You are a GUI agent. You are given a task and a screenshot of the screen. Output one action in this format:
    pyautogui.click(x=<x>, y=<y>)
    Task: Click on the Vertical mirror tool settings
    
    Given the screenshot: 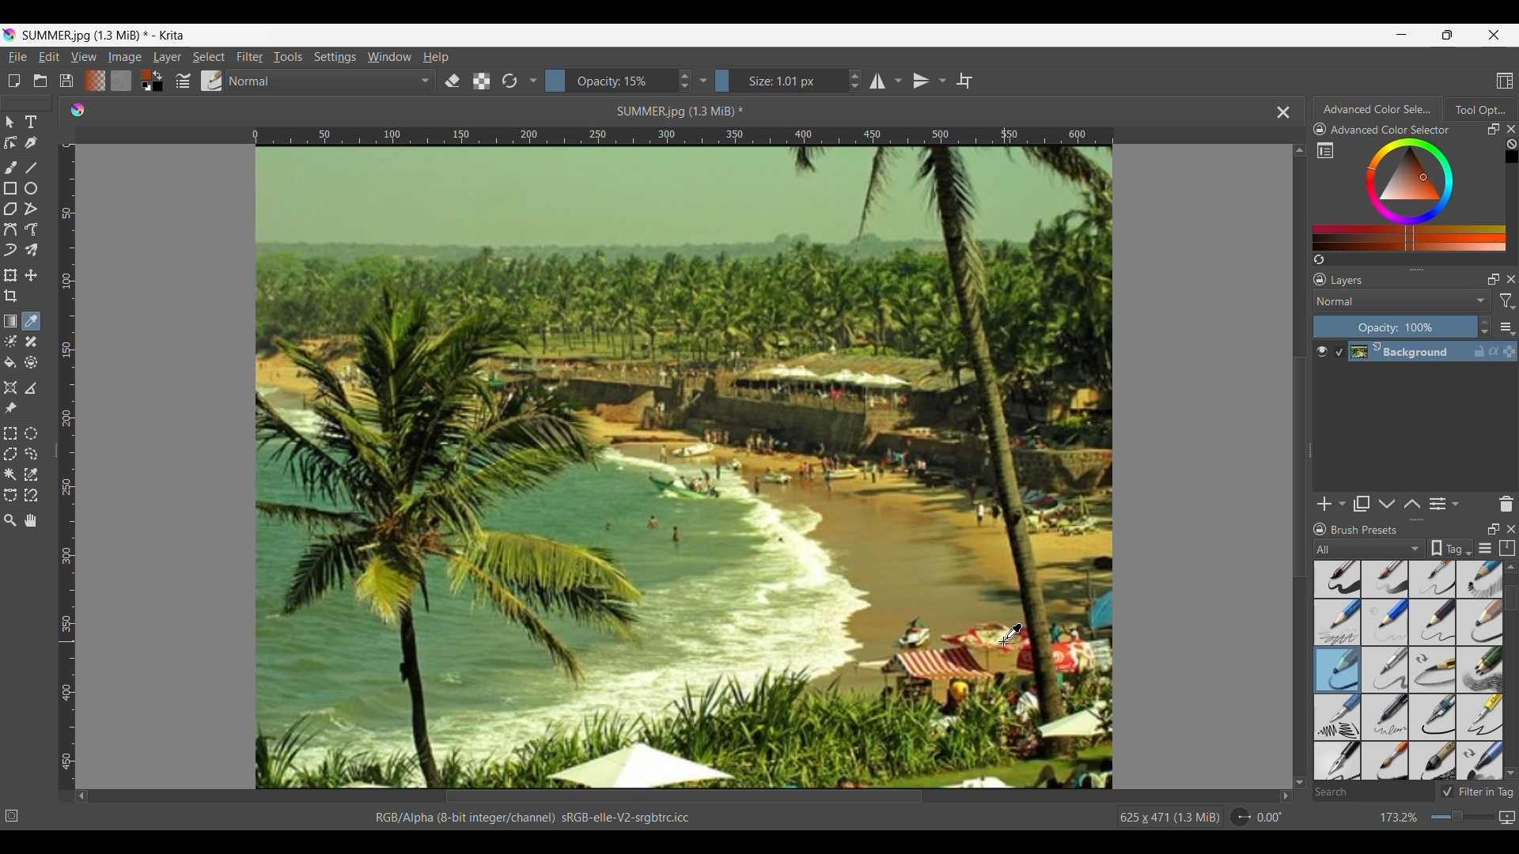 What is the action you would take?
    pyautogui.click(x=942, y=81)
    